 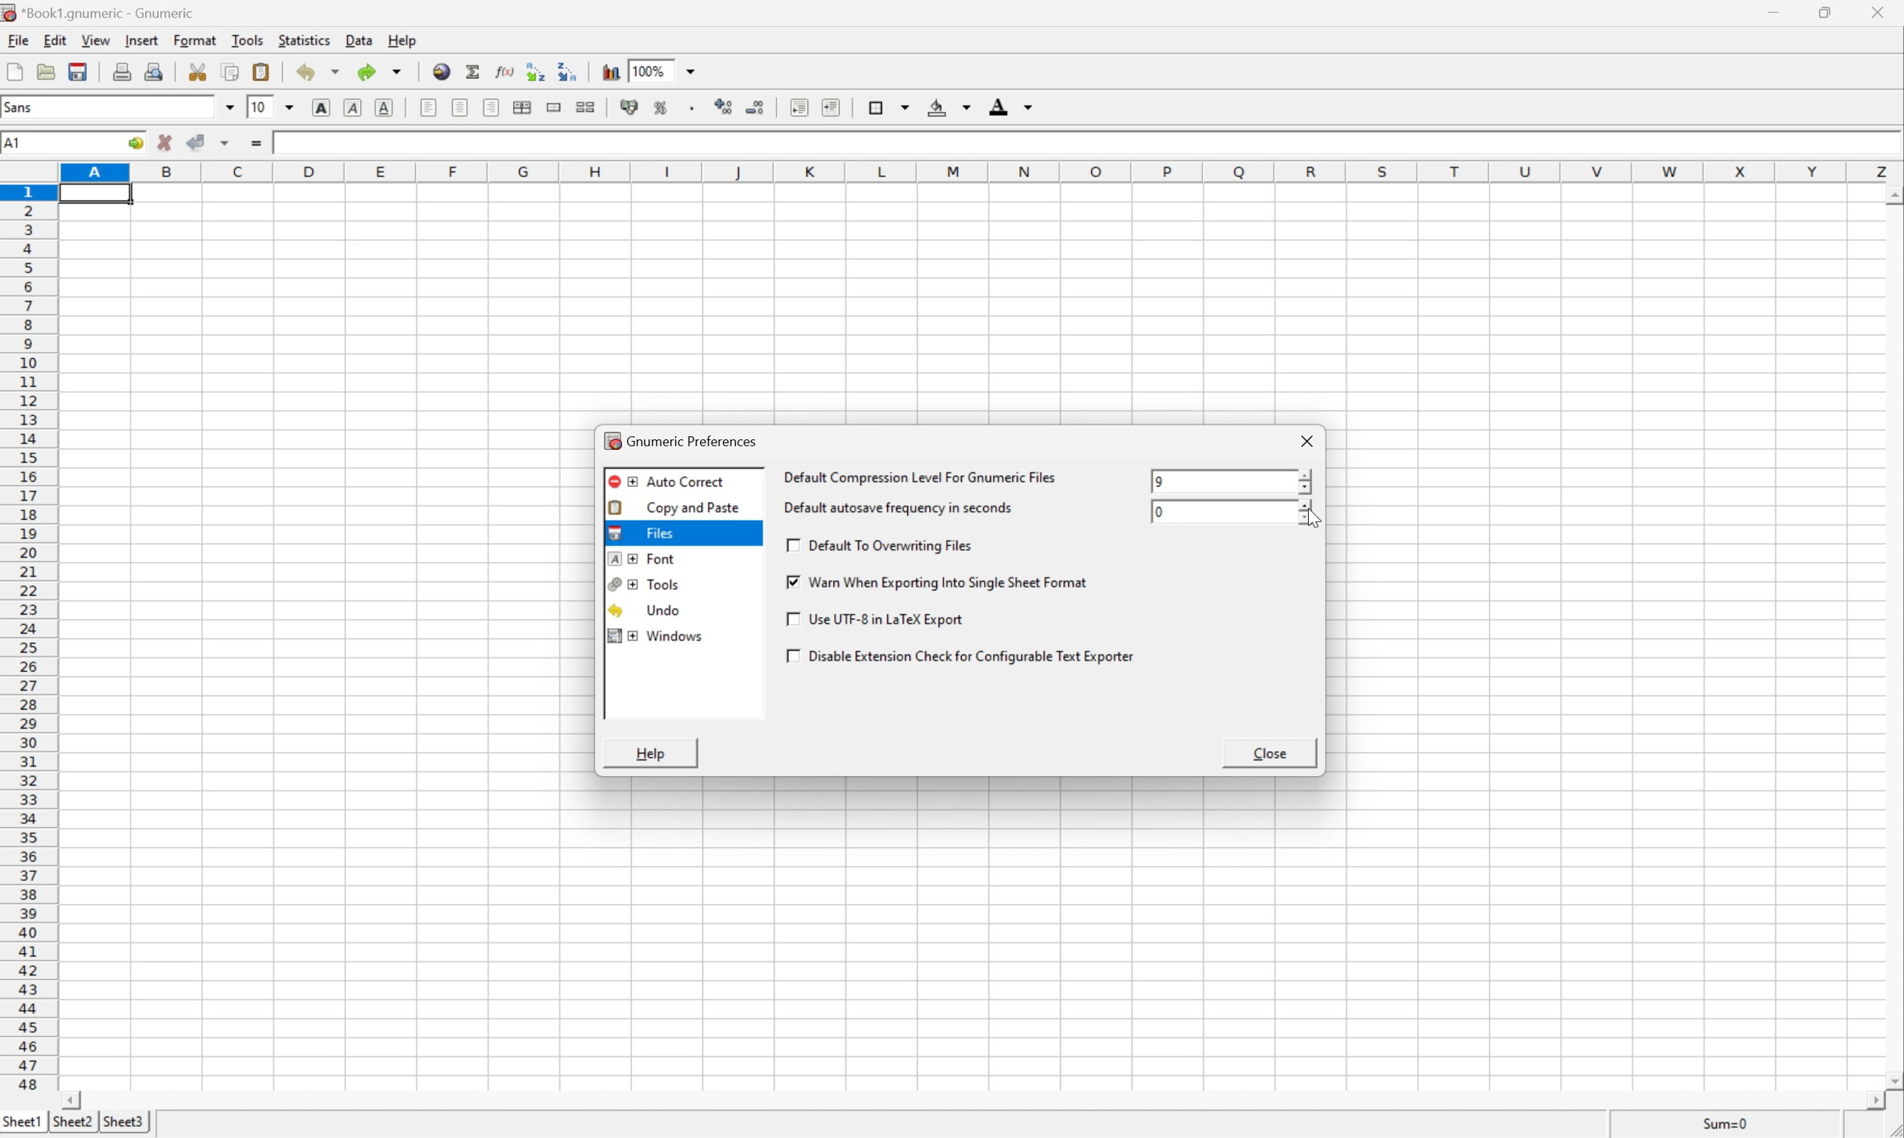 What do you see at coordinates (119, 108) in the screenshot?
I see `Font name - sans` at bounding box center [119, 108].